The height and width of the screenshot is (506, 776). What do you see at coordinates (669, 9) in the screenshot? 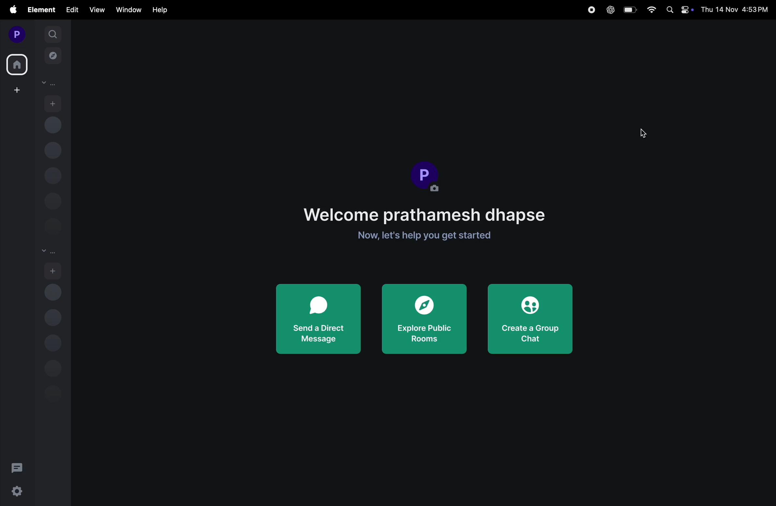
I see `spotlight search` at bounding box center [669, 9].